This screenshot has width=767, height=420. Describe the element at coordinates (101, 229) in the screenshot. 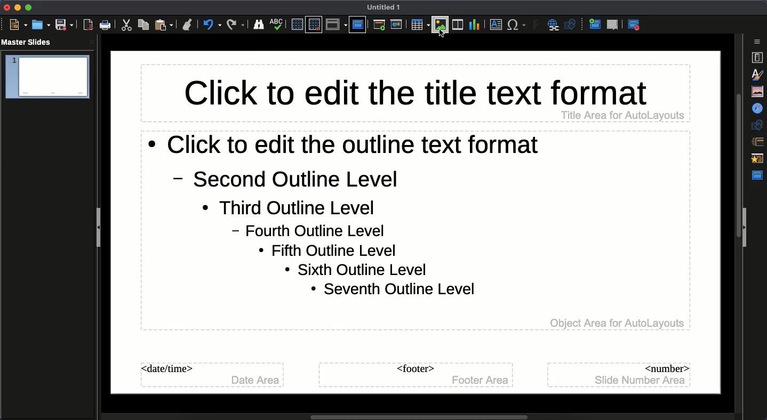

I see `Collapse` at that location.